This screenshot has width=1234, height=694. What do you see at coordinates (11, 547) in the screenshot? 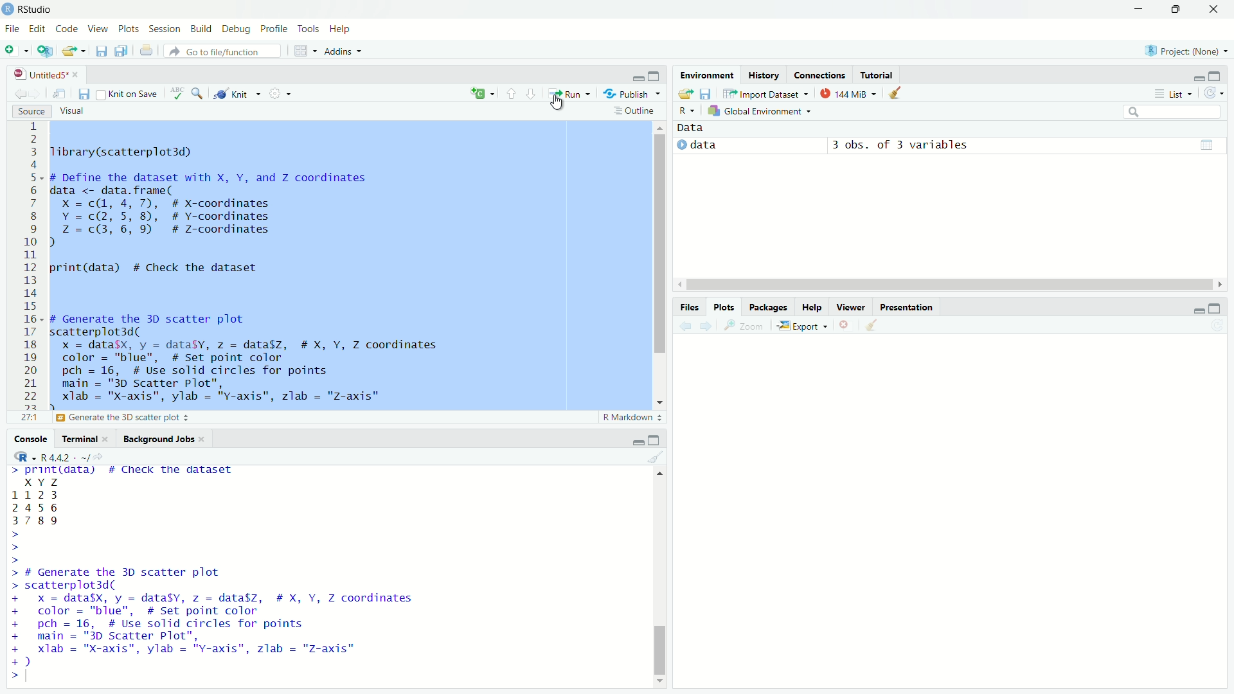
I see `prompt cursor` at bounding box center [11, 547].